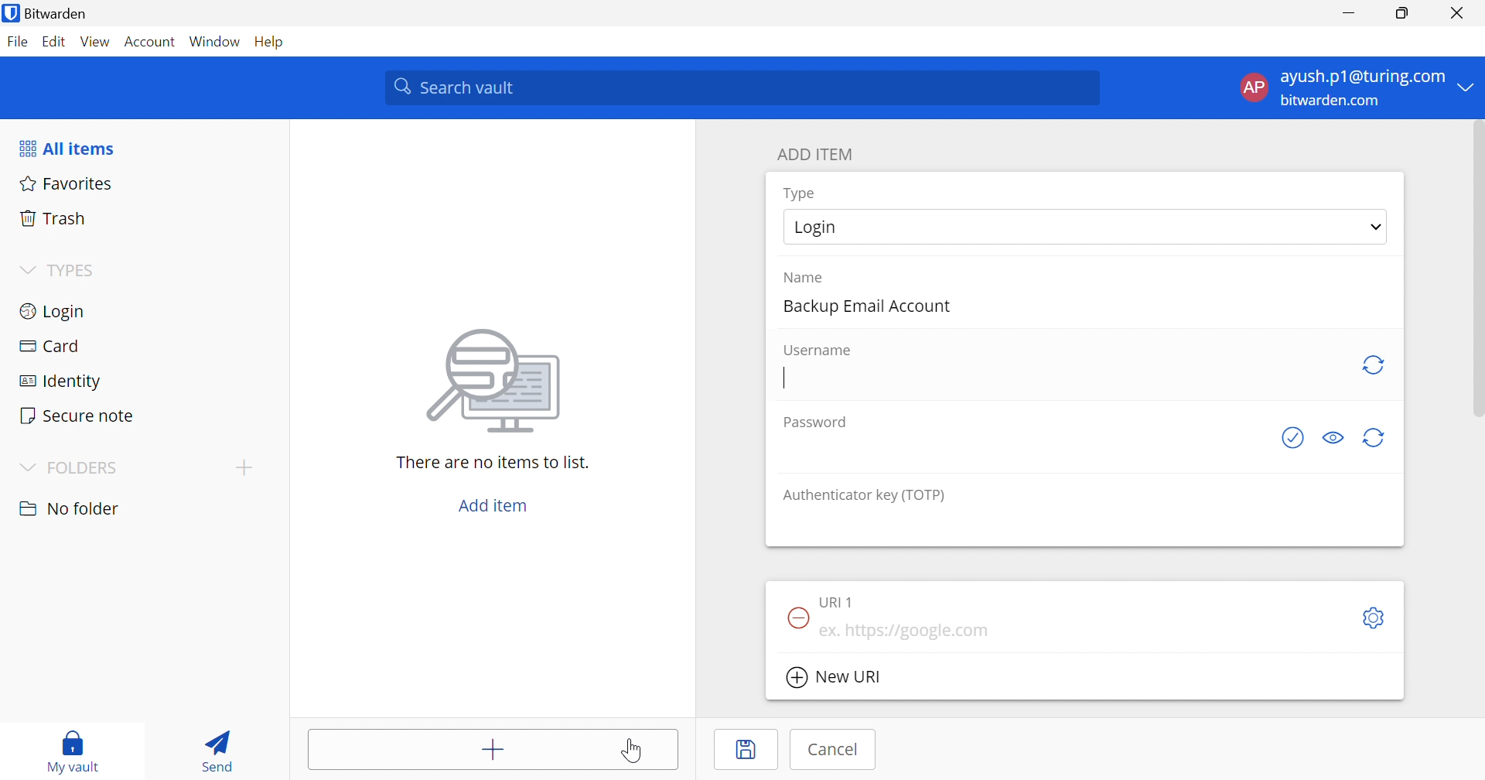 This screenshot has width=1485, height=780. What do you see at coordinates (1470, 87) in the screenshot?
I see `Drop Down` at bounding box center [1470, 87].